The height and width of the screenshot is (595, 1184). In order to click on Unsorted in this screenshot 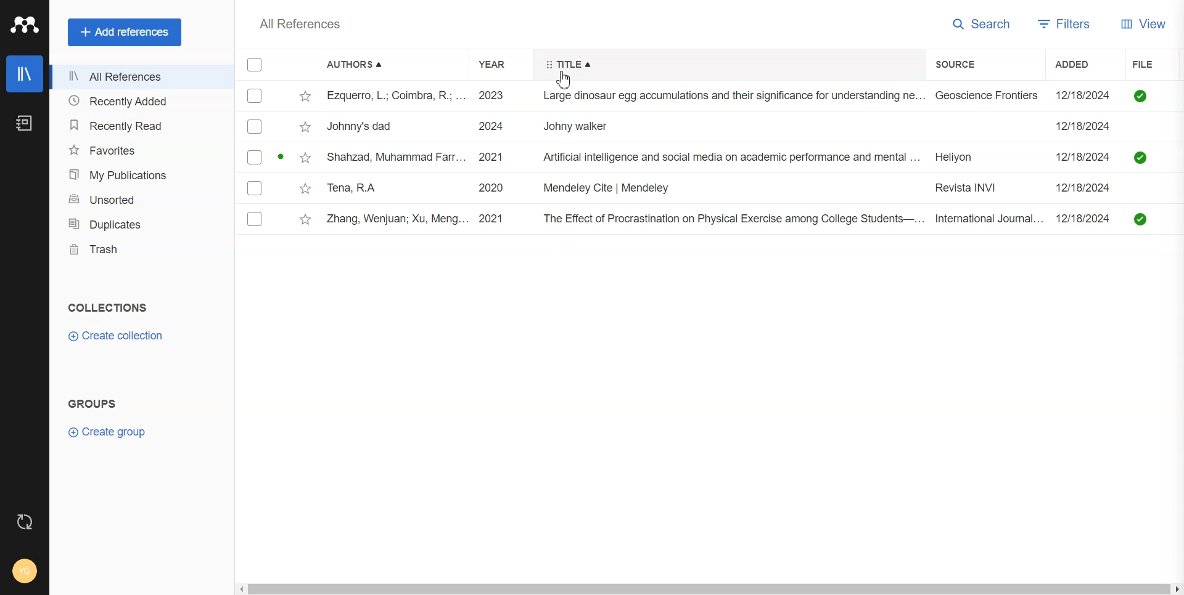, I will do `click(142, 200)`.